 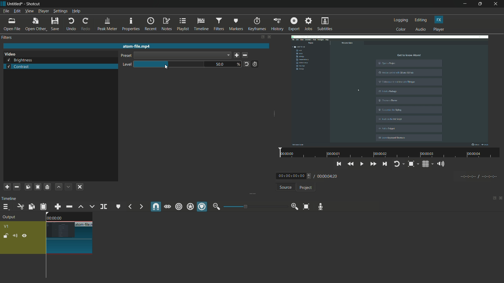 I want to click on logging, so click(x=401, y=20).